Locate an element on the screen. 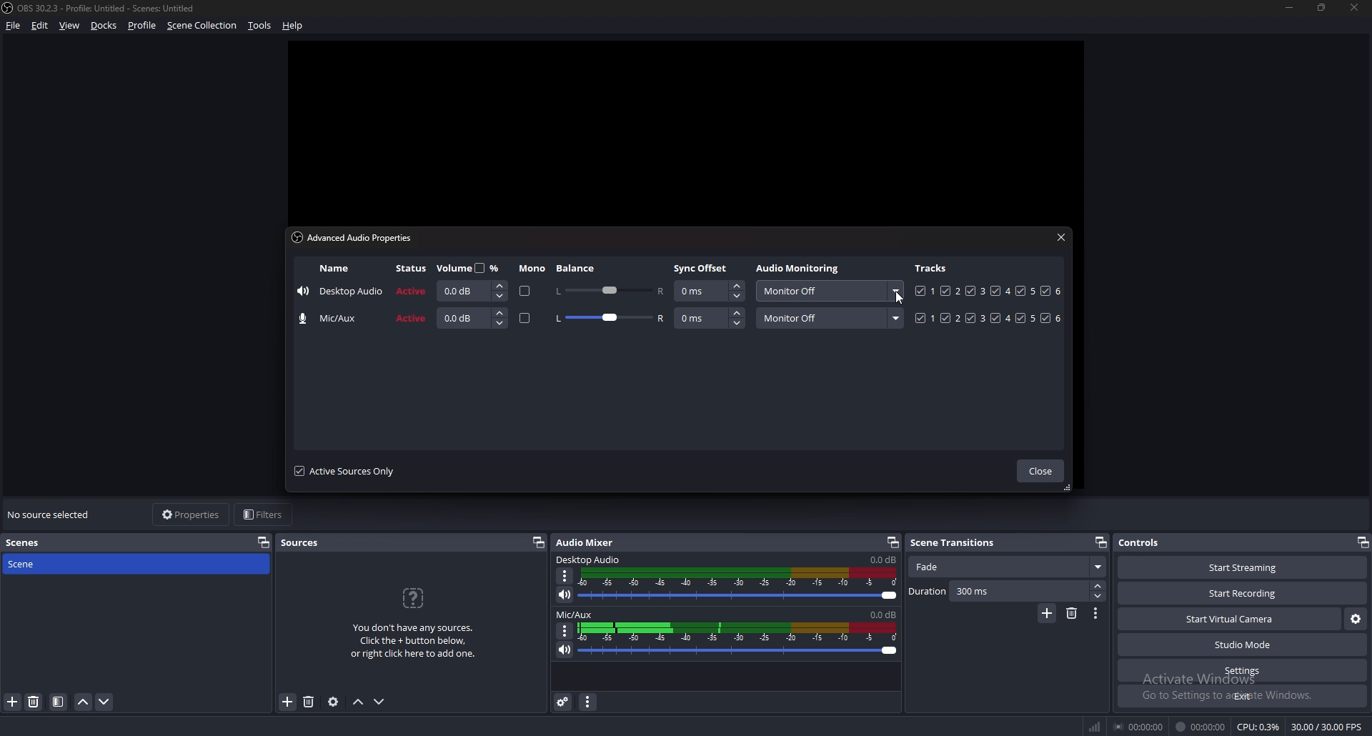 This screenshot has height=736, width=1372. audio mixer menu is located at coordinates (590, 702).